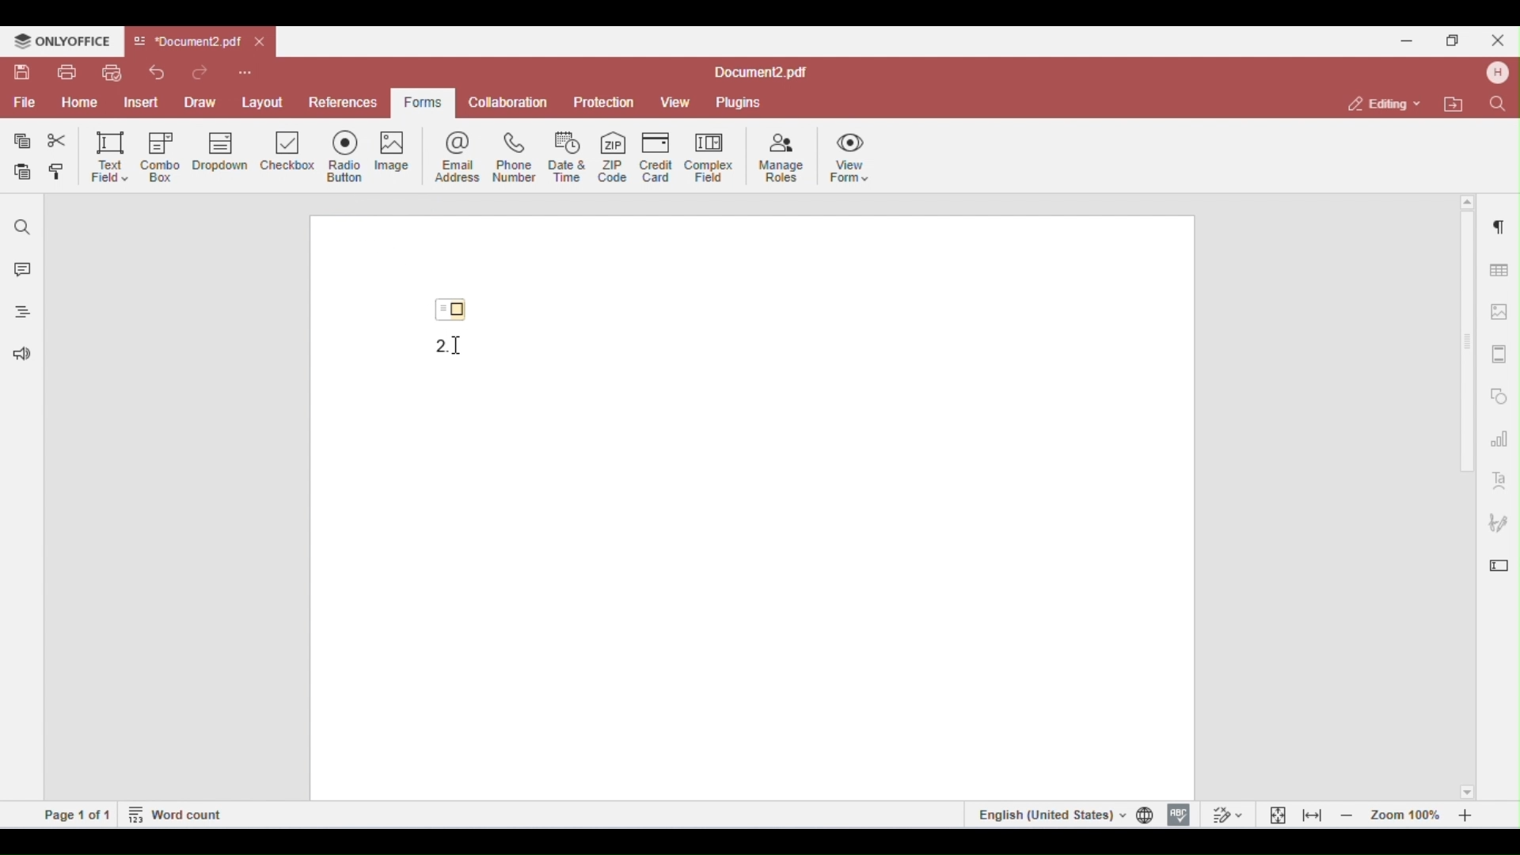 The height and width of the screenshot is (855, 1520). What do you see at coordinates (341, 102) in the screenshot?
I see `references` at bounding box center [341, 102].